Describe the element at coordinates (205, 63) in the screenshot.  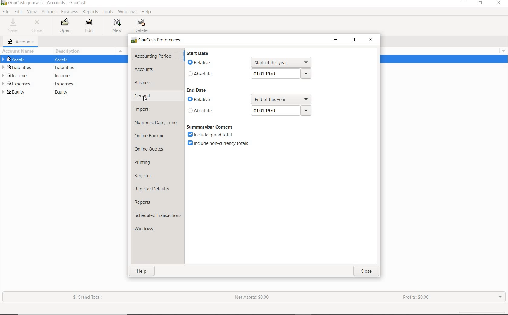
I see `RELATIVE` at that location.